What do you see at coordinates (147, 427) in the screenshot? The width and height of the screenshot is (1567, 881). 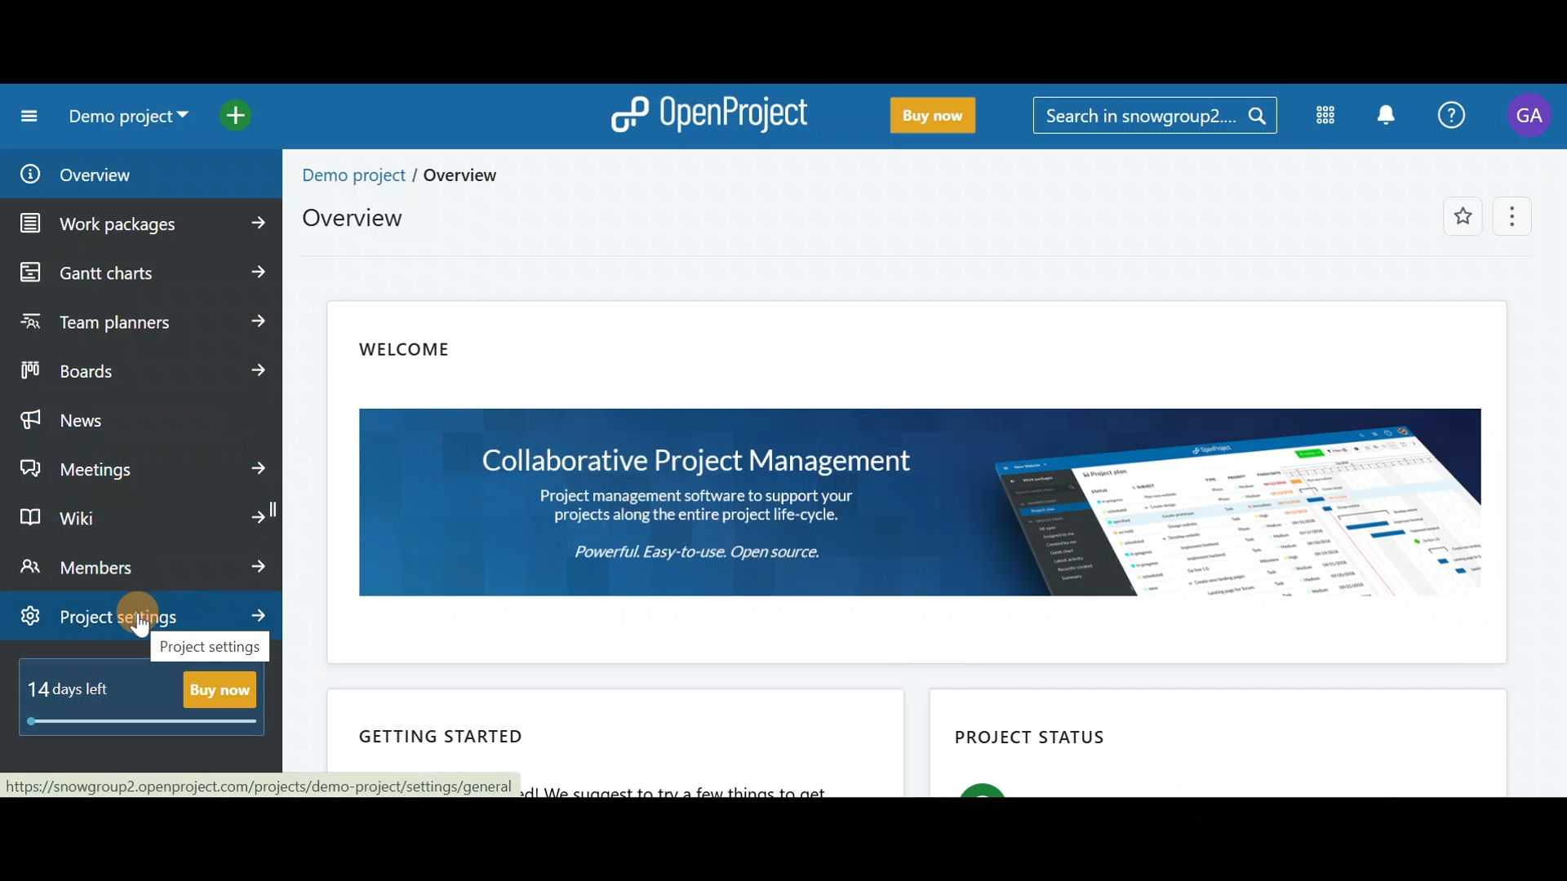 I see `News` at bounding box center [147, 427].